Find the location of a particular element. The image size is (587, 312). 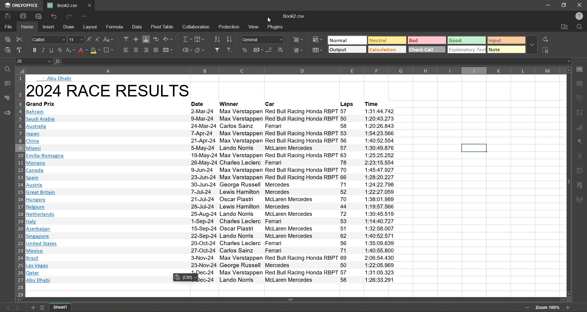

signature is located at coordinates (581, 201).